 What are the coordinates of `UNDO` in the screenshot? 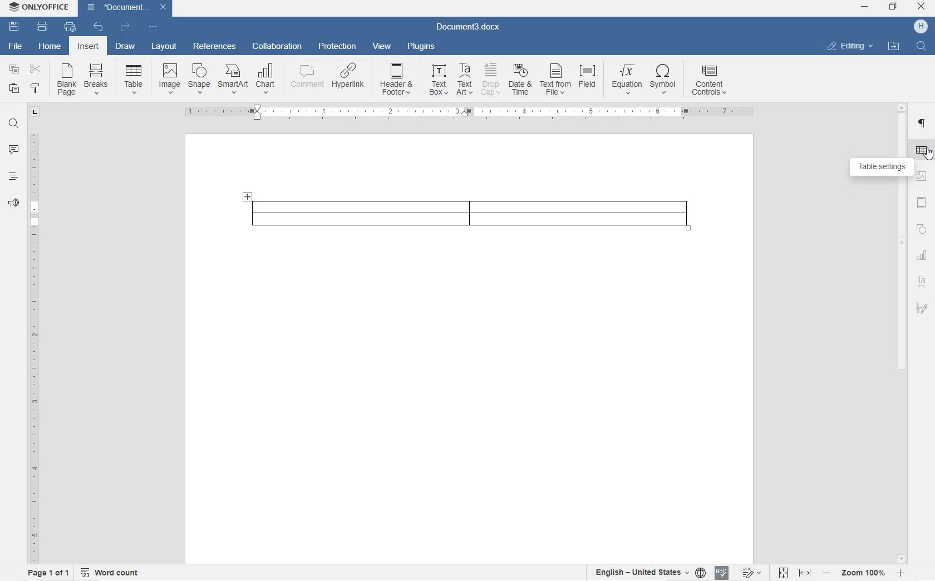 It's located at (99, 28).